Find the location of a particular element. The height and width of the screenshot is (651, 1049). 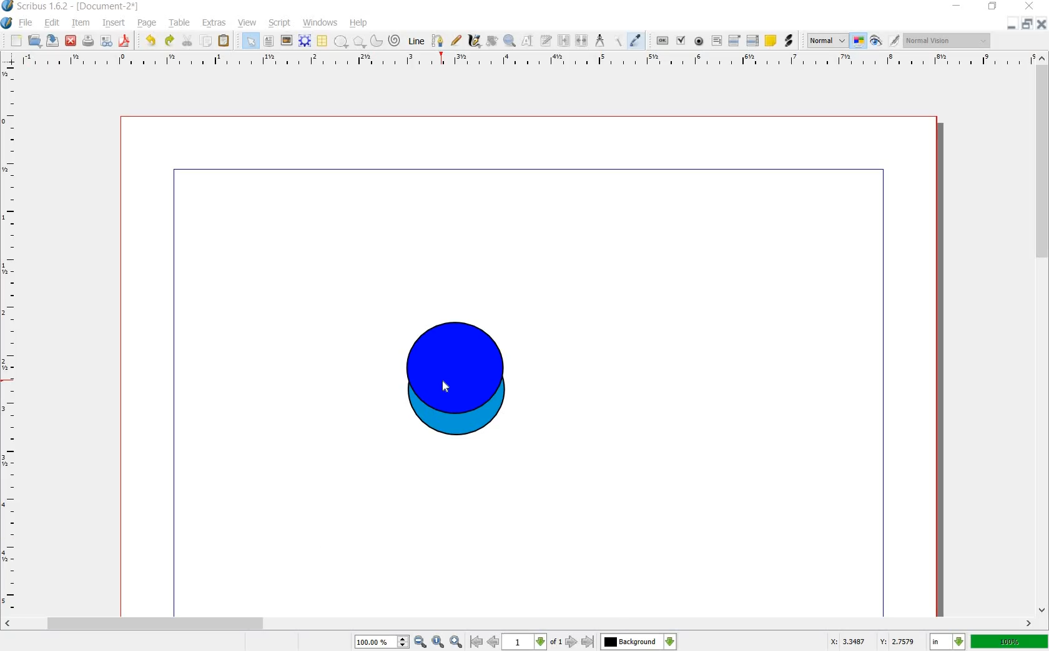

copy item properties is located at coordinates (618, 42).